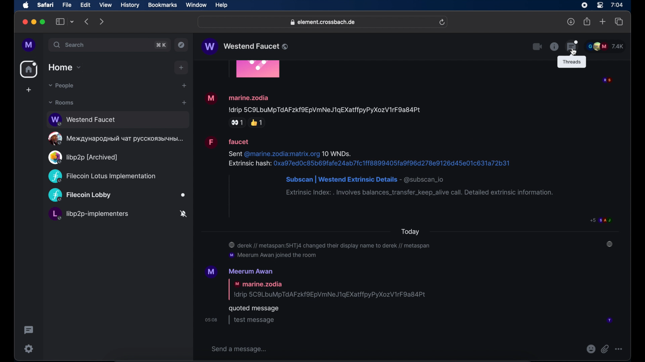 This screenshot has width=645, height=362. Describe the element at coordinates (162, 5) in the screenshot. I see `bookmarks` at that location.